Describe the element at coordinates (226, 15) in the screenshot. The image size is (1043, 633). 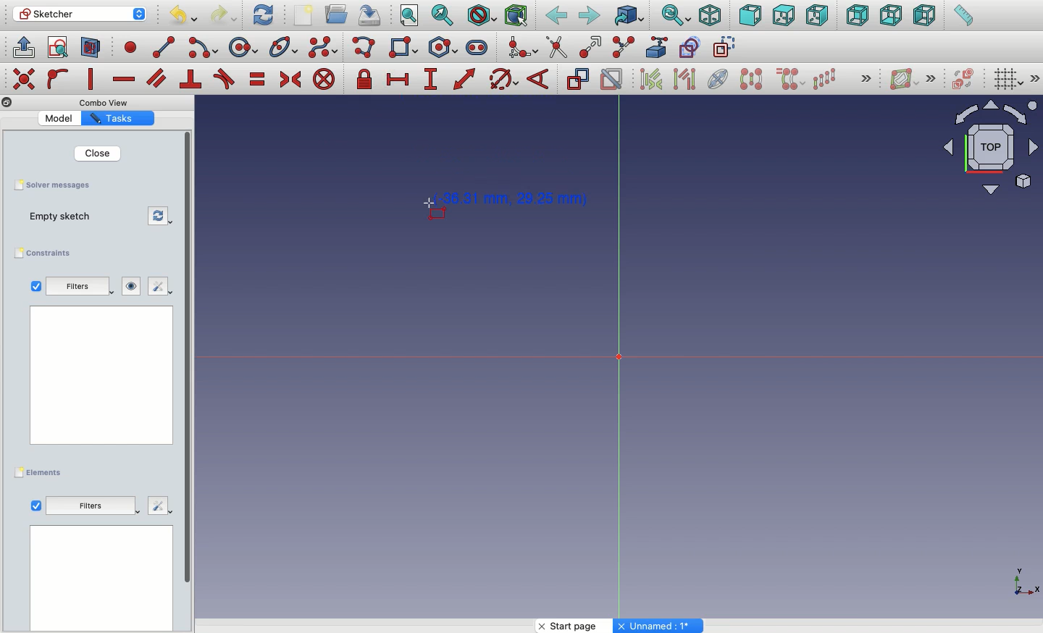
I see `Redo` at that location.